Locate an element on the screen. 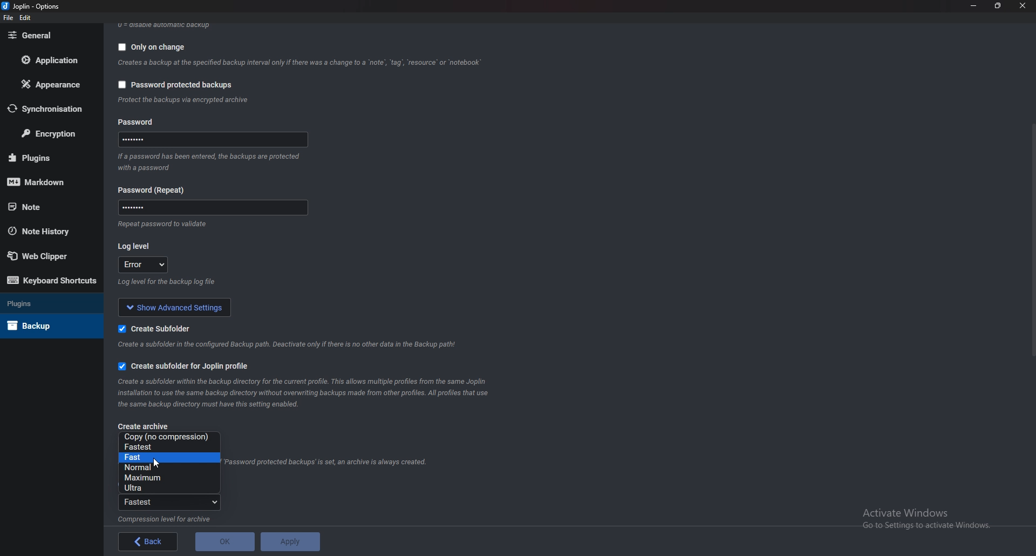 The image size is (1036, 556). Info on log level is located at coordinates (166, 285).